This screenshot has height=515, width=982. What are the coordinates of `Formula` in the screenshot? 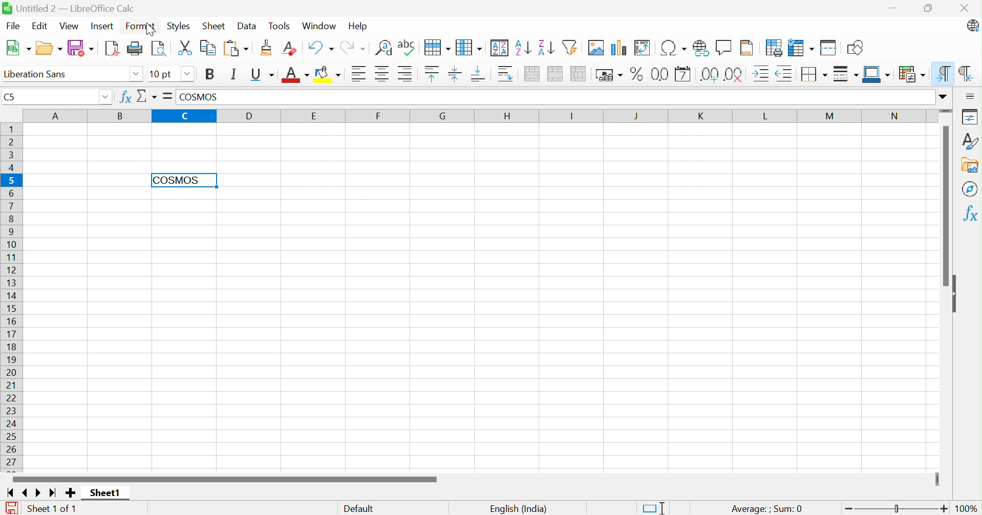 It's located at (168, 96).